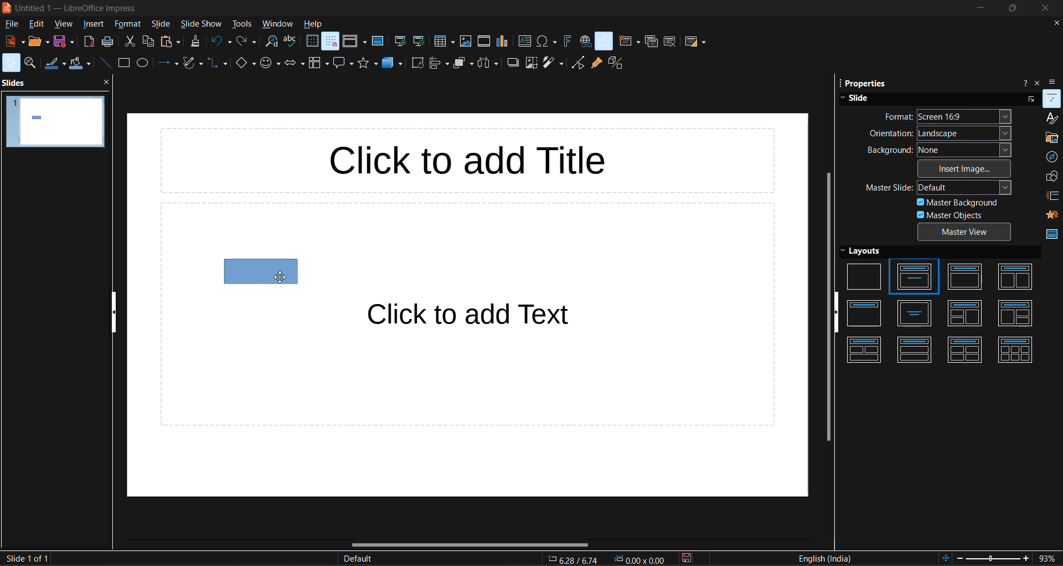  I want to click on toggle point edit mode, so click(576, 62).